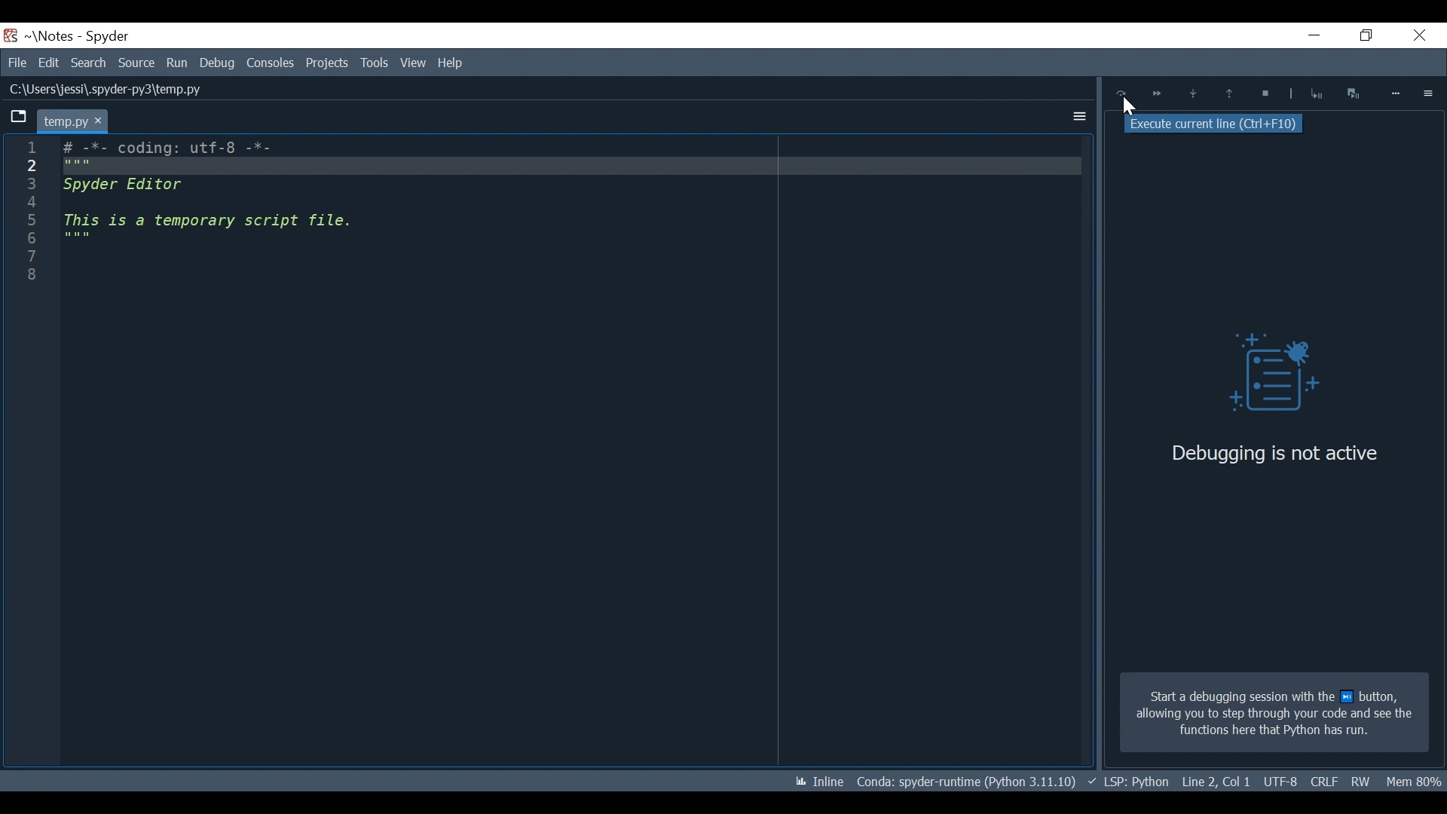 Image resolution: width=1447 pixels, height=814 pixels. Describe the element at coordinates (17, 63) in the screenshot. I see `File` at that location.